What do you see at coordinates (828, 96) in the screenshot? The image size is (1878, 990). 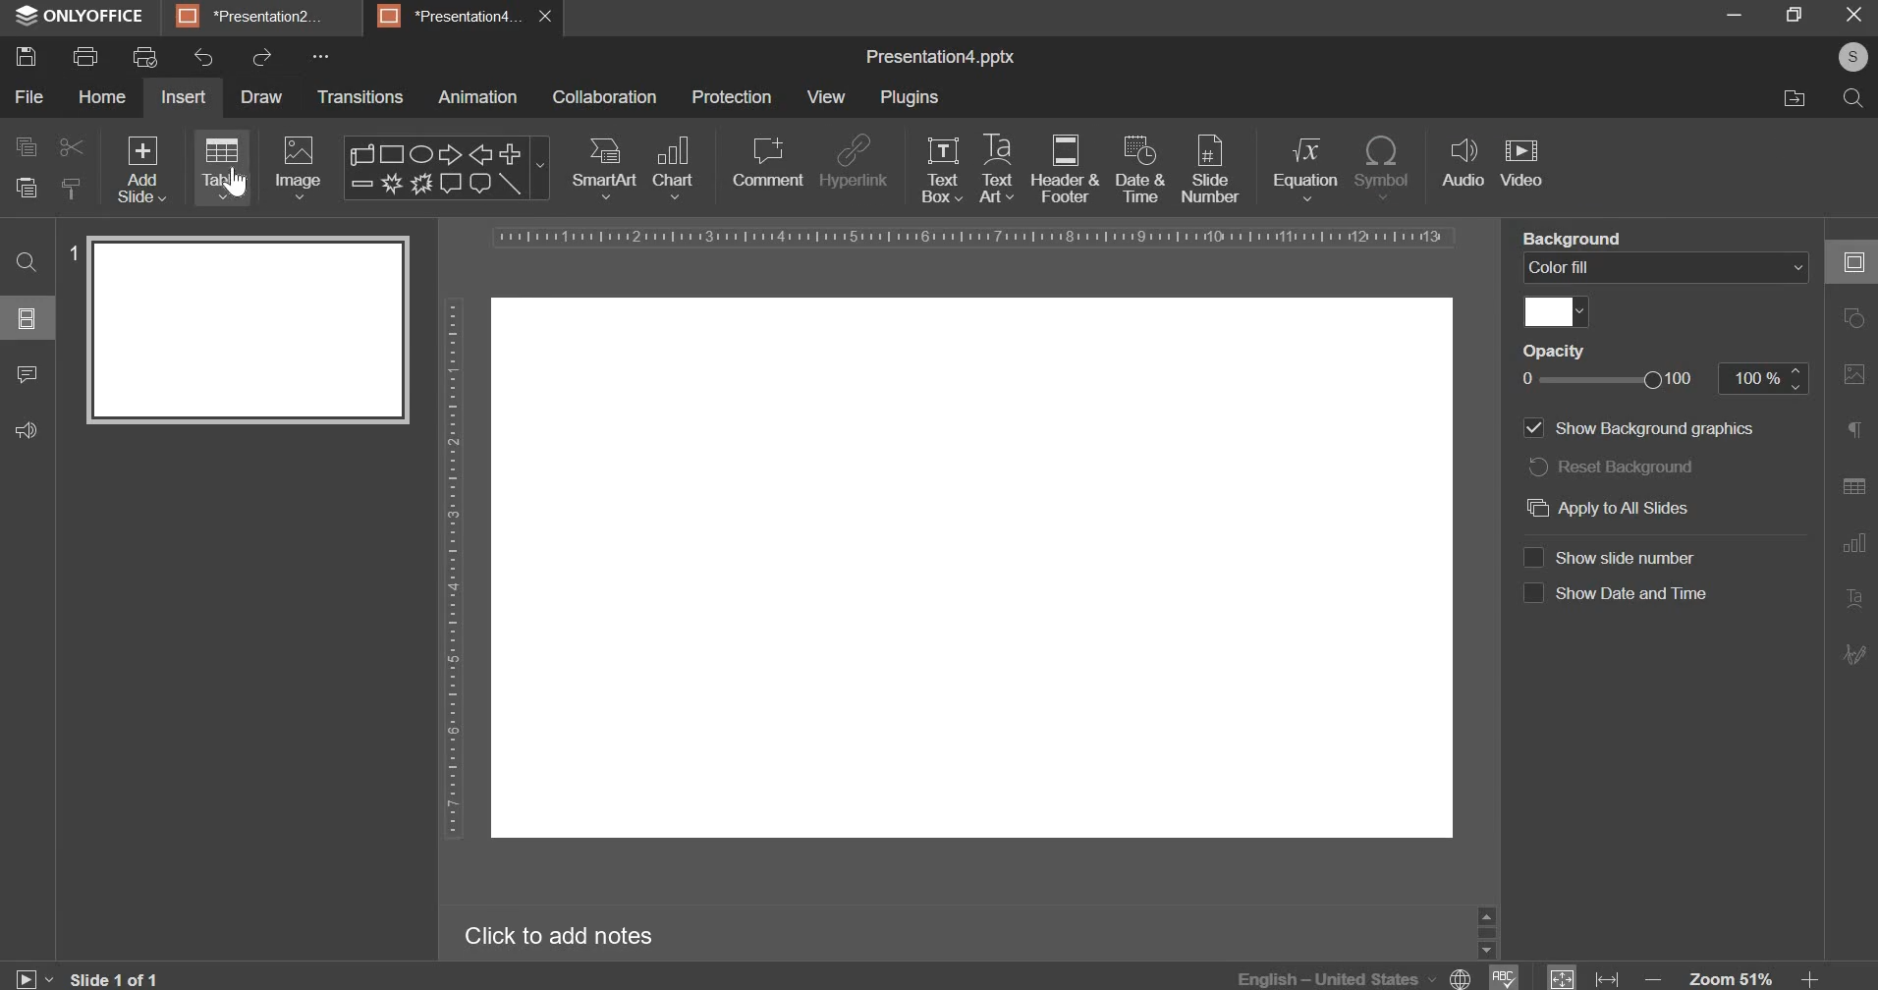 I see `view` at bounding box center [828, 96].